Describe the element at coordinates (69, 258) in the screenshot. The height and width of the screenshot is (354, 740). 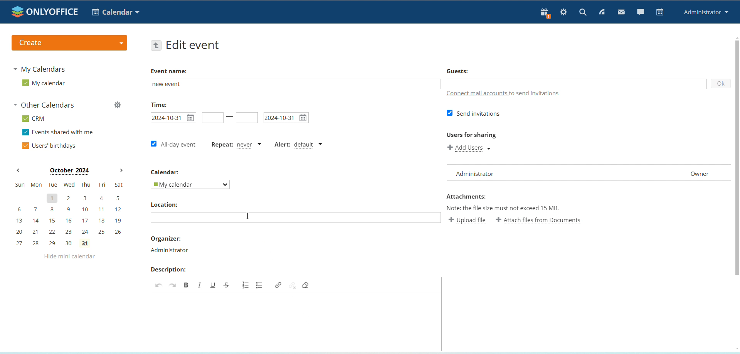
I see `hide mini calendar` at that location.